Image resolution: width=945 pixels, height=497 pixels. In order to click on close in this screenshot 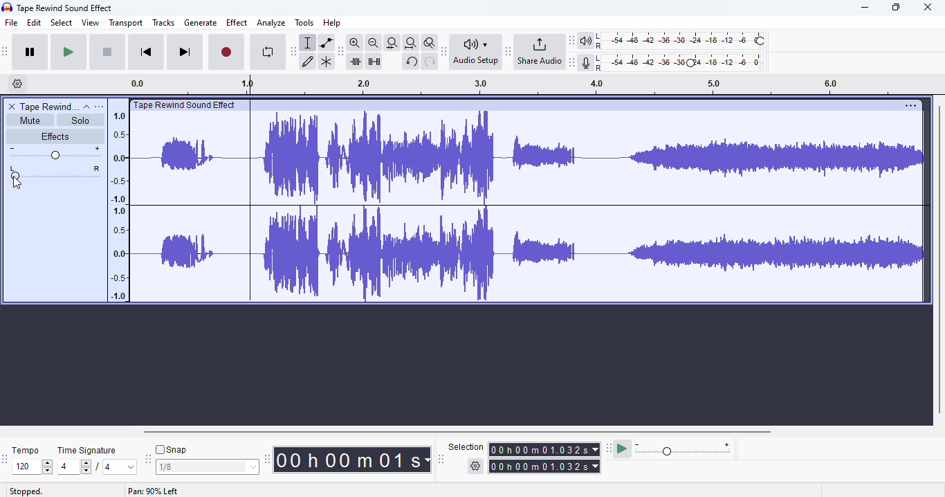, I will do `click(927, 7)`.